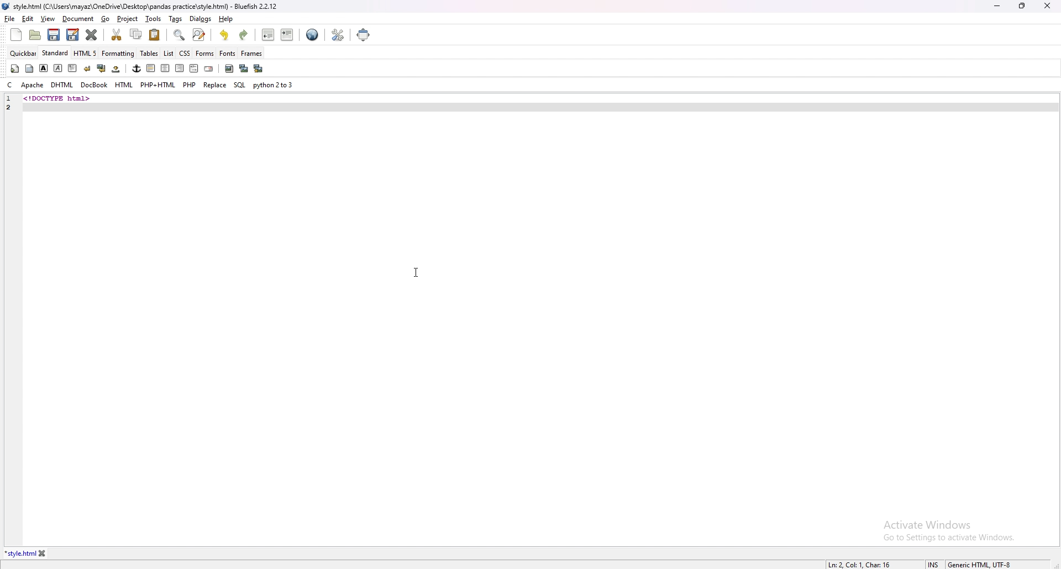 The height and width of the screenshot is (569, 1061). I want to click on italic, so click(59, 67).